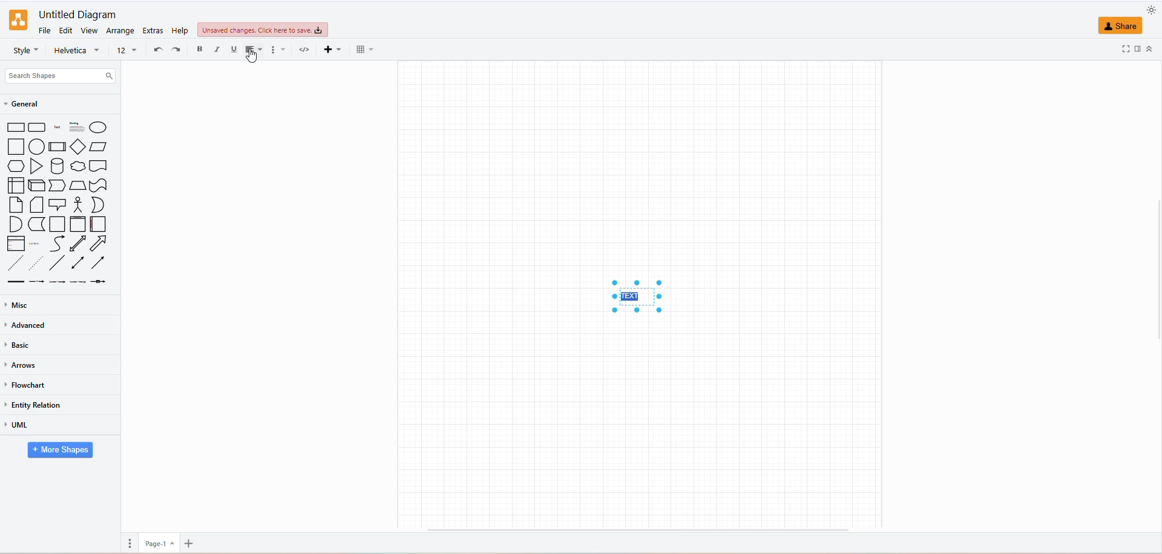 The height and width of the screenshot is (554, 1162). I want to click on share, so click(1120, 25).